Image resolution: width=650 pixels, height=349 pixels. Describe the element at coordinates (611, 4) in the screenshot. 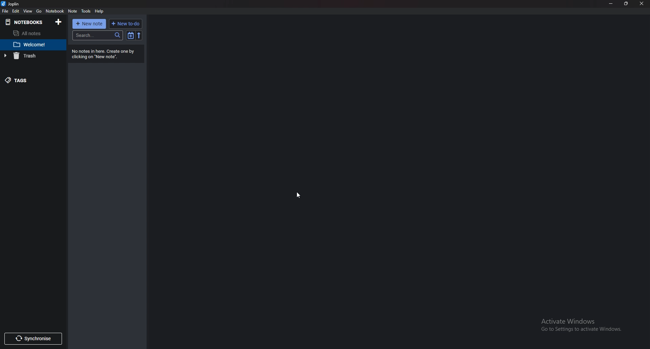

I see `Minimize` at that location.